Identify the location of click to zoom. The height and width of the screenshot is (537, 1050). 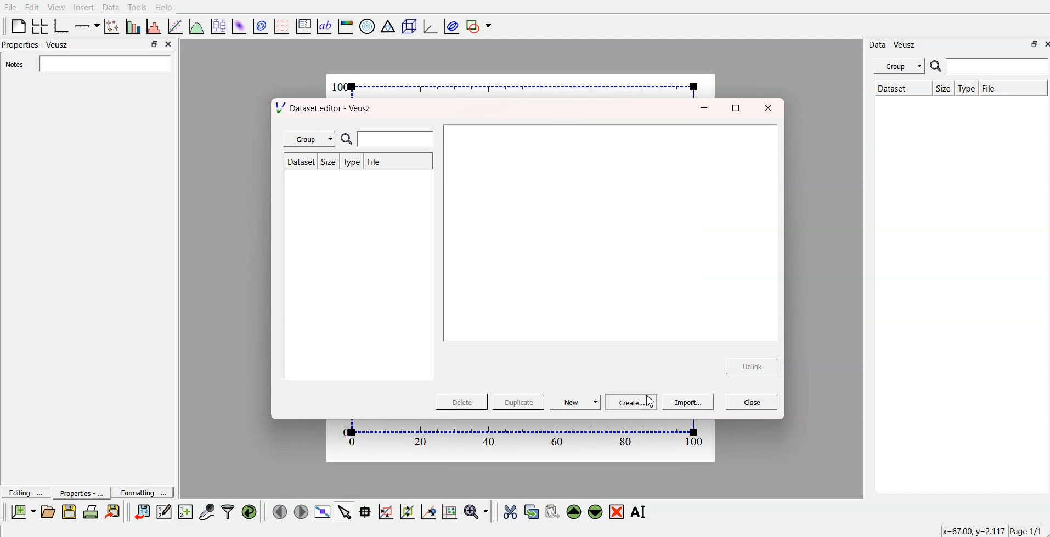
(409, 511).